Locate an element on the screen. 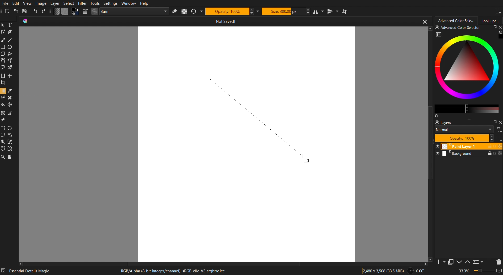 This screenshot has width=503, height=275. Down is located at coordinates (459, 262).